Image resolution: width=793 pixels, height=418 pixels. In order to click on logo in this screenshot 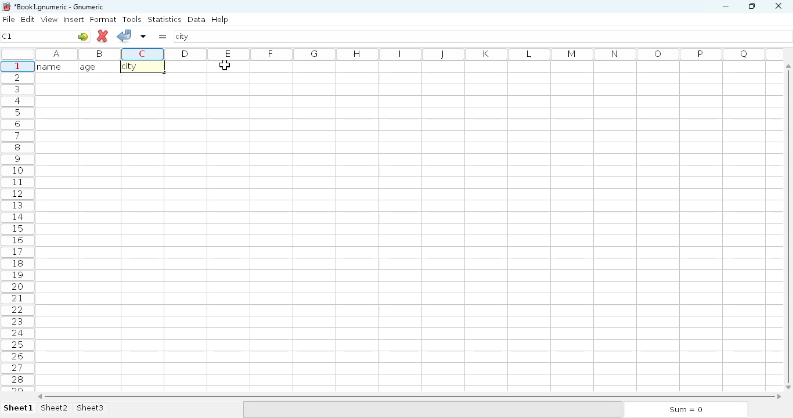, I will do `click(5, 6)`.